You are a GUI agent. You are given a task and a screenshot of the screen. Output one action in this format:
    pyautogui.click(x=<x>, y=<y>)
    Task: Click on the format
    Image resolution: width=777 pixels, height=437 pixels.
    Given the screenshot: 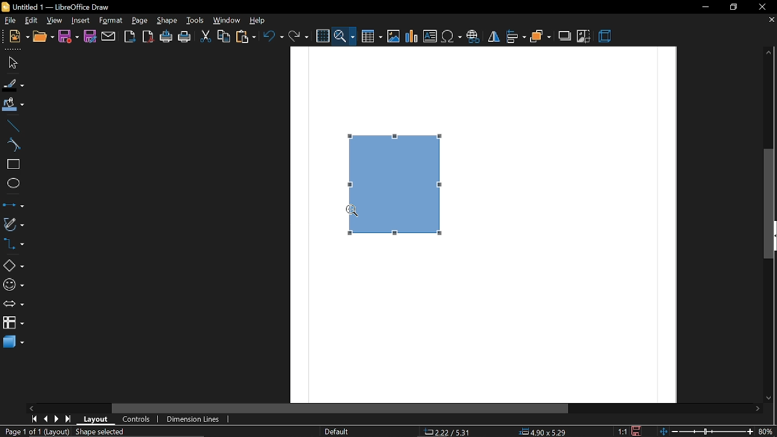 What is the action you would take?
    pyautogui.click(x=110, y=21)
    